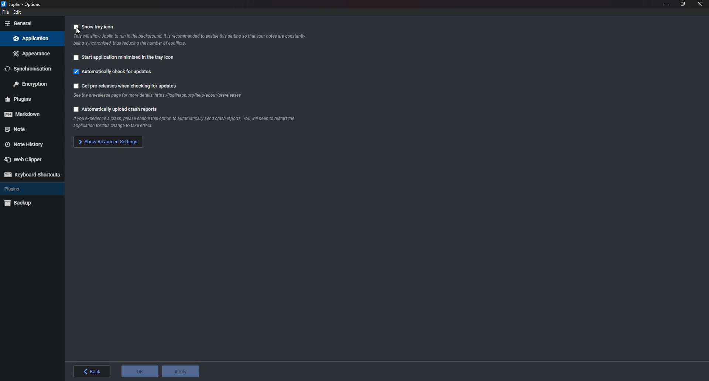 The image size is (709, 381). What do you see at coordinates (96, 27) in the screenshot?
I see `Show Tray icon` at bounding box center [96, 27].